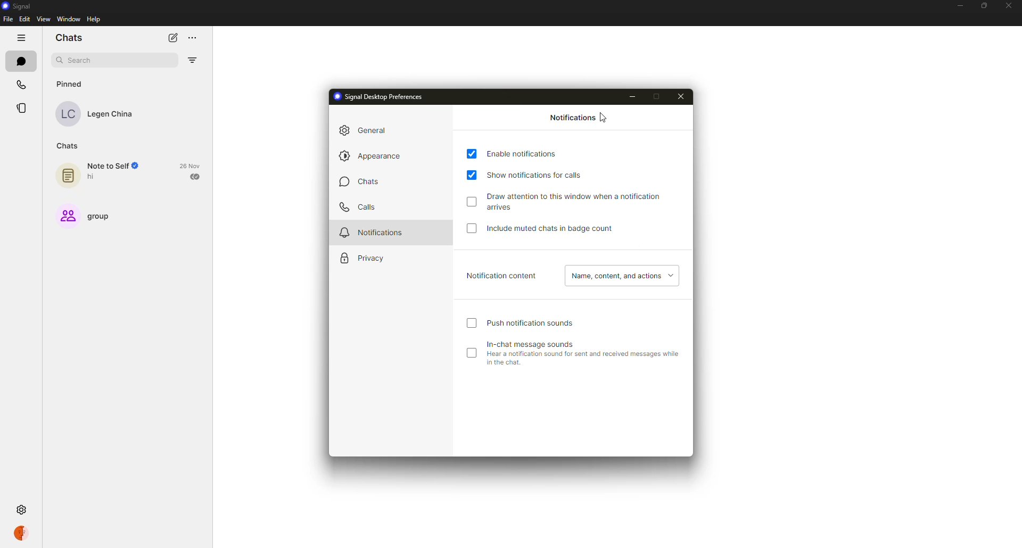 This screenshot has height=548, width=1022. Describe the element at coordinates (21, 511) in the screenshot. I see `settings` at that location.